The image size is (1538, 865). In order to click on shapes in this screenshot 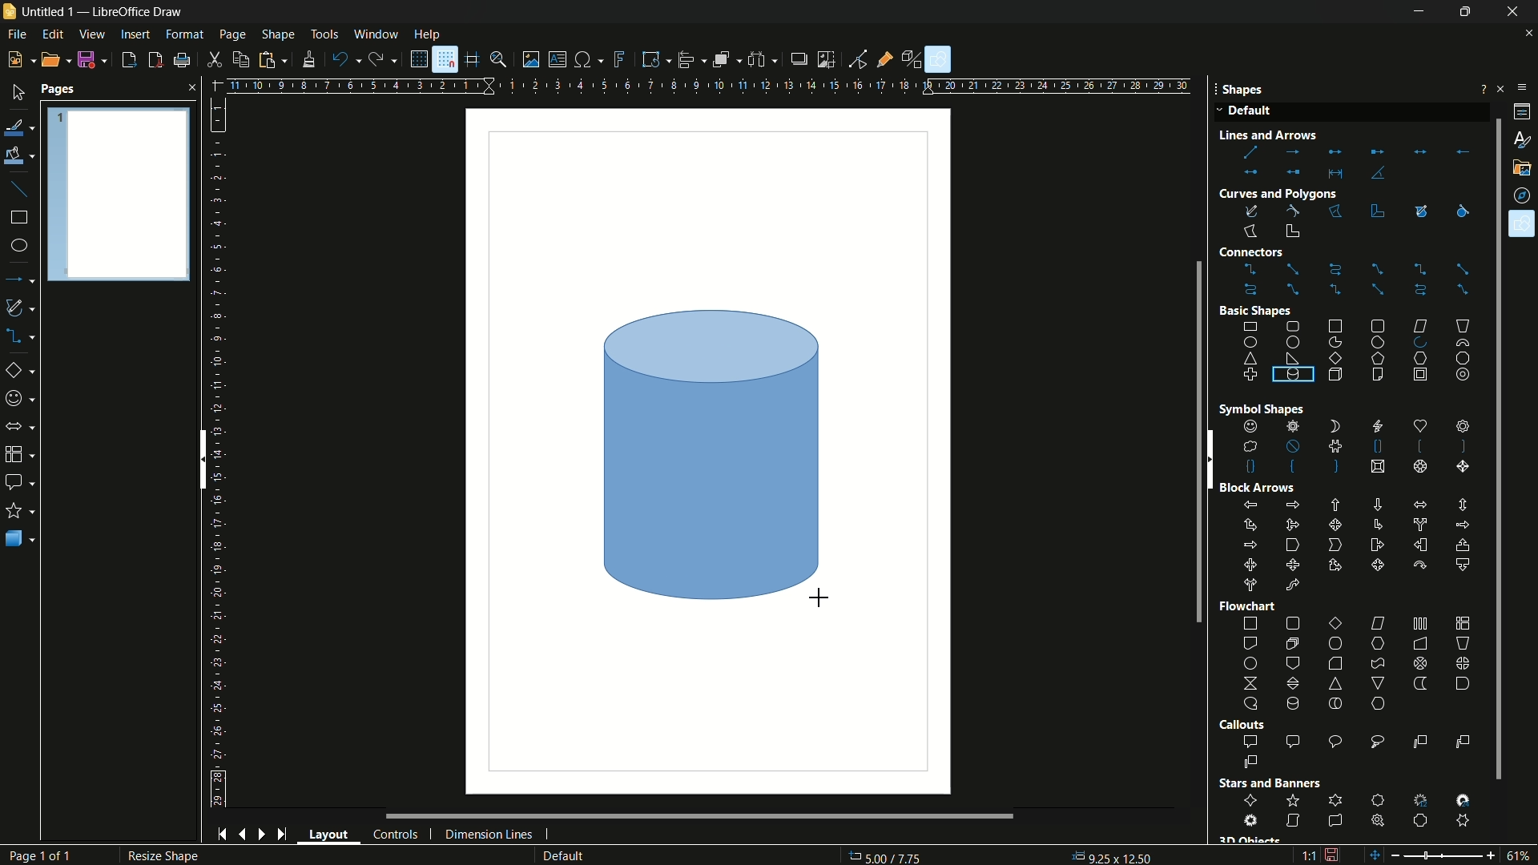, I will do `click(1355, 448)`.